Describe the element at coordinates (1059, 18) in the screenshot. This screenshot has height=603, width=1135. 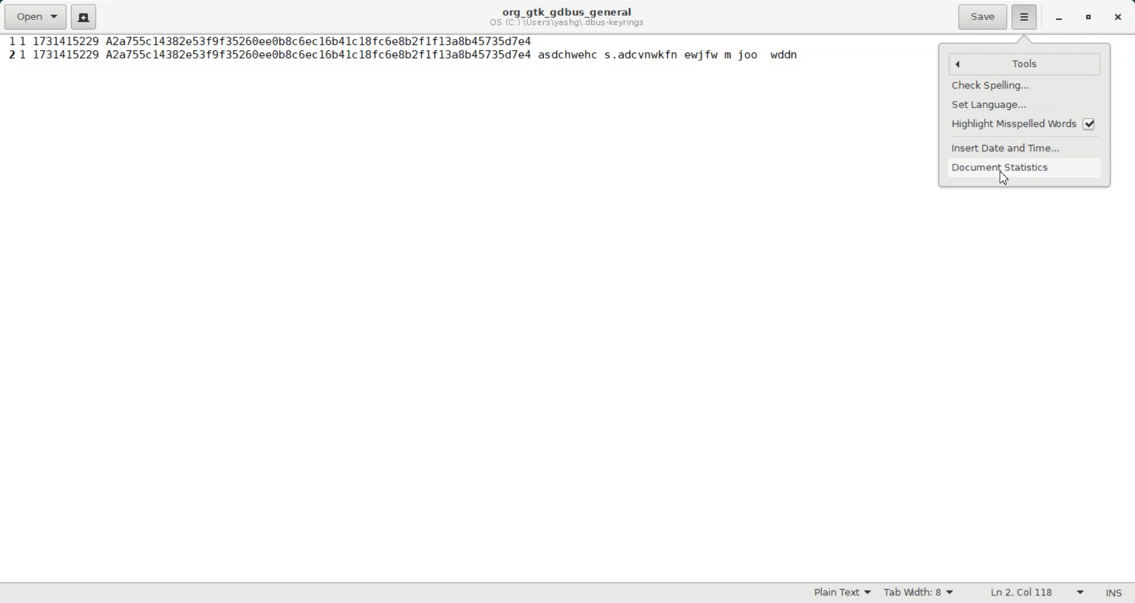
I see `Minimize` at that location.